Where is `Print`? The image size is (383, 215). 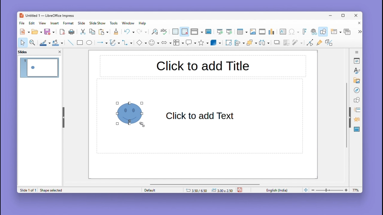
Print is located at coordinates (72, 32).